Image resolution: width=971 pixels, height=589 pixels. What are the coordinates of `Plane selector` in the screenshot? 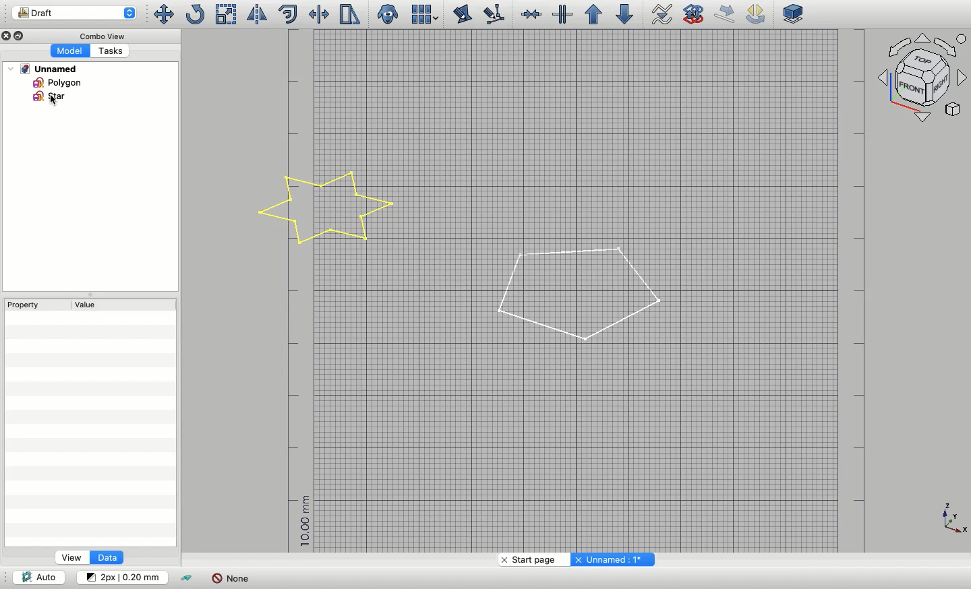 It's located at (794, 13).